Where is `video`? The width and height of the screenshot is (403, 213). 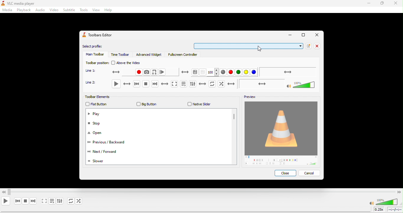
video is located at coordinates (54, 10).